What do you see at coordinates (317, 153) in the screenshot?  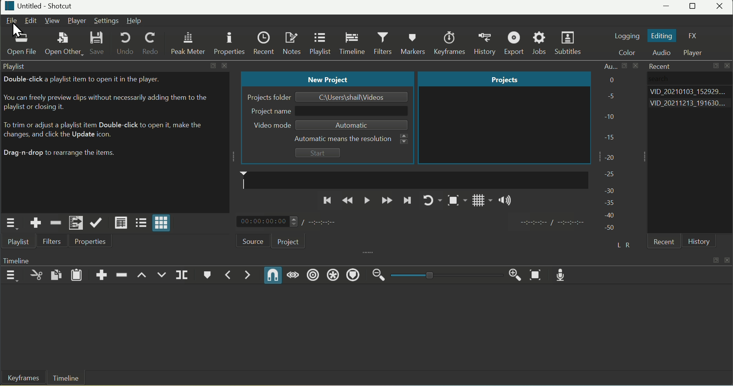 I see `Start` at bounding box center [317, 153].